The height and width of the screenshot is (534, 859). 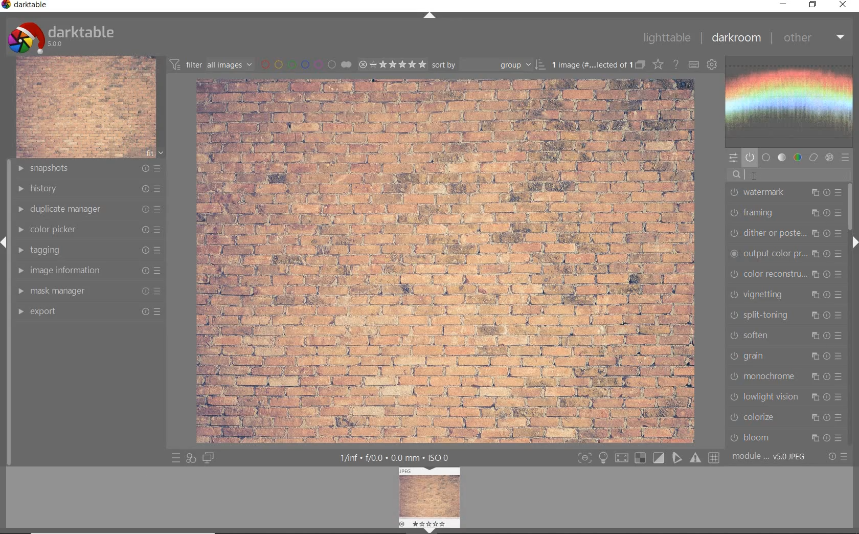 What do you see at coordinates (837, 457) in the screenshot?
I see `reset or preset preference` at bounding box center [837, 457].